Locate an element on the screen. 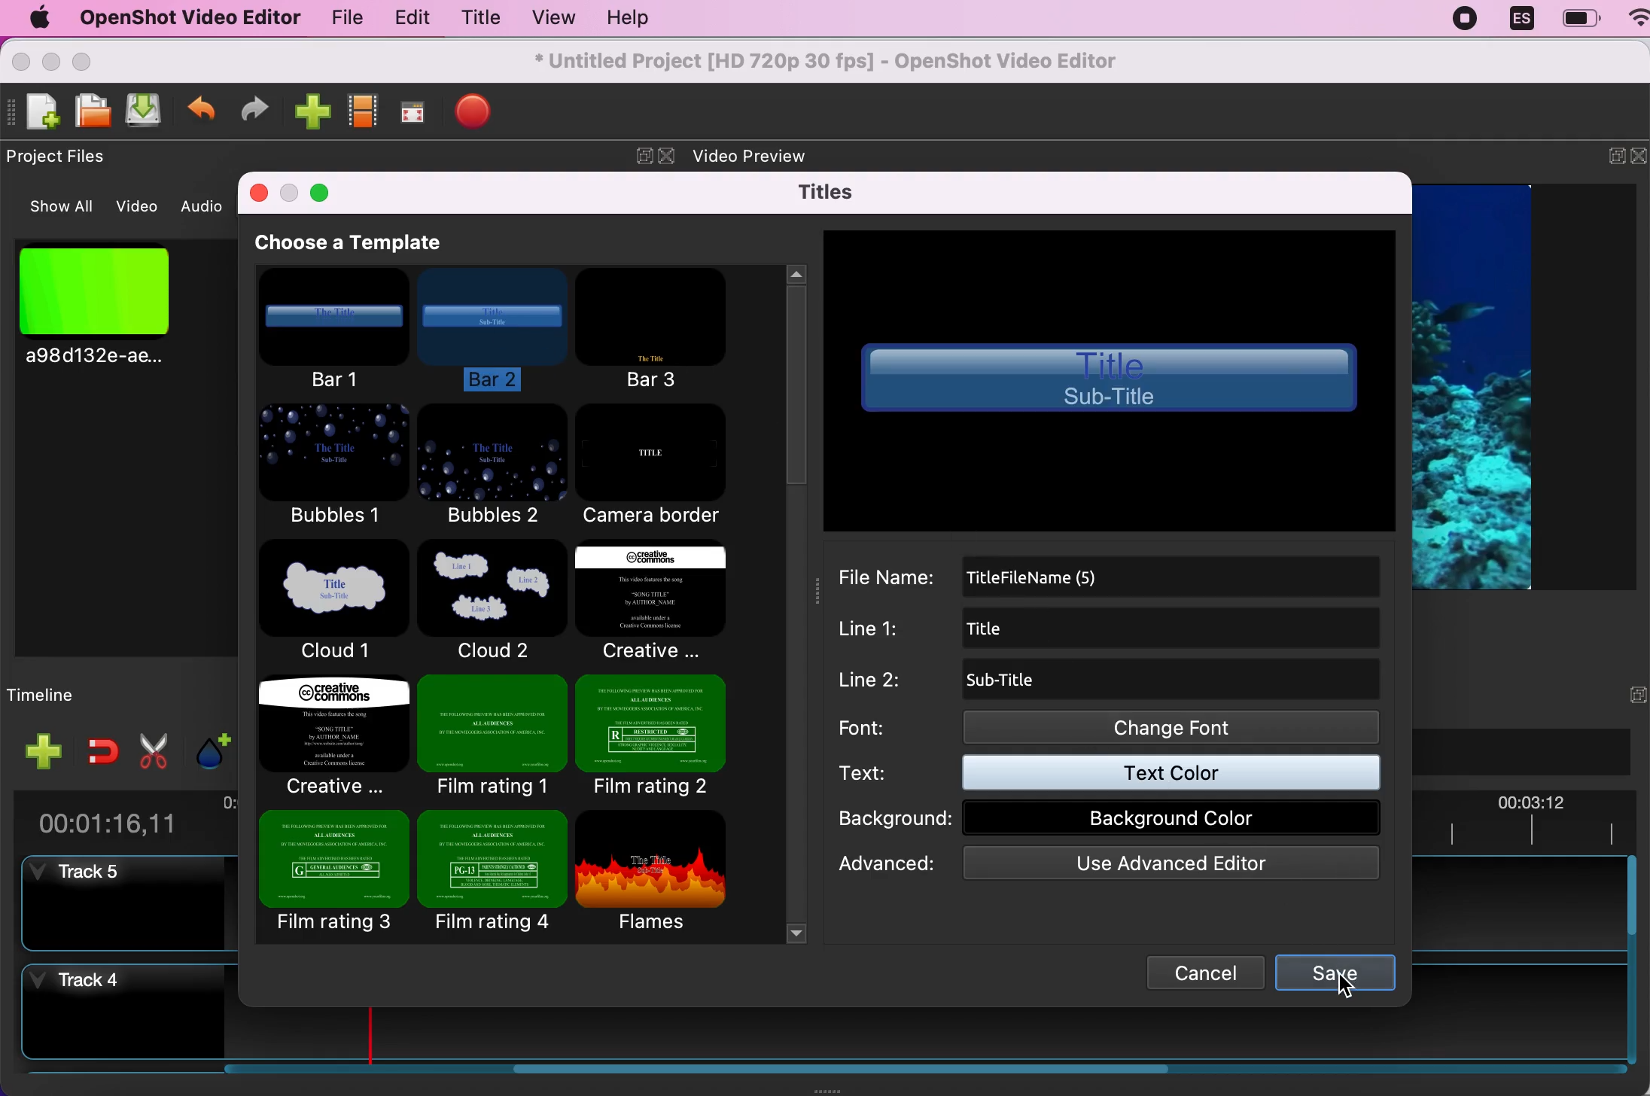 The image size is (1650, 1096). open file is located at coordinates (94, 111).